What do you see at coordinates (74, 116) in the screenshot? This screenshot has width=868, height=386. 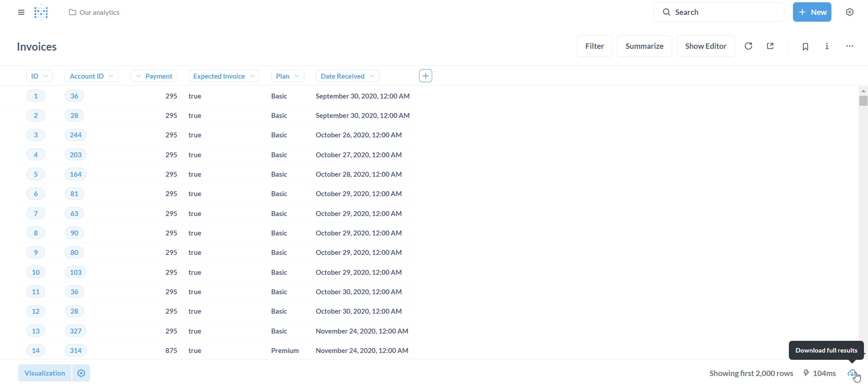 I see `28` at bounding box center [74, 116].